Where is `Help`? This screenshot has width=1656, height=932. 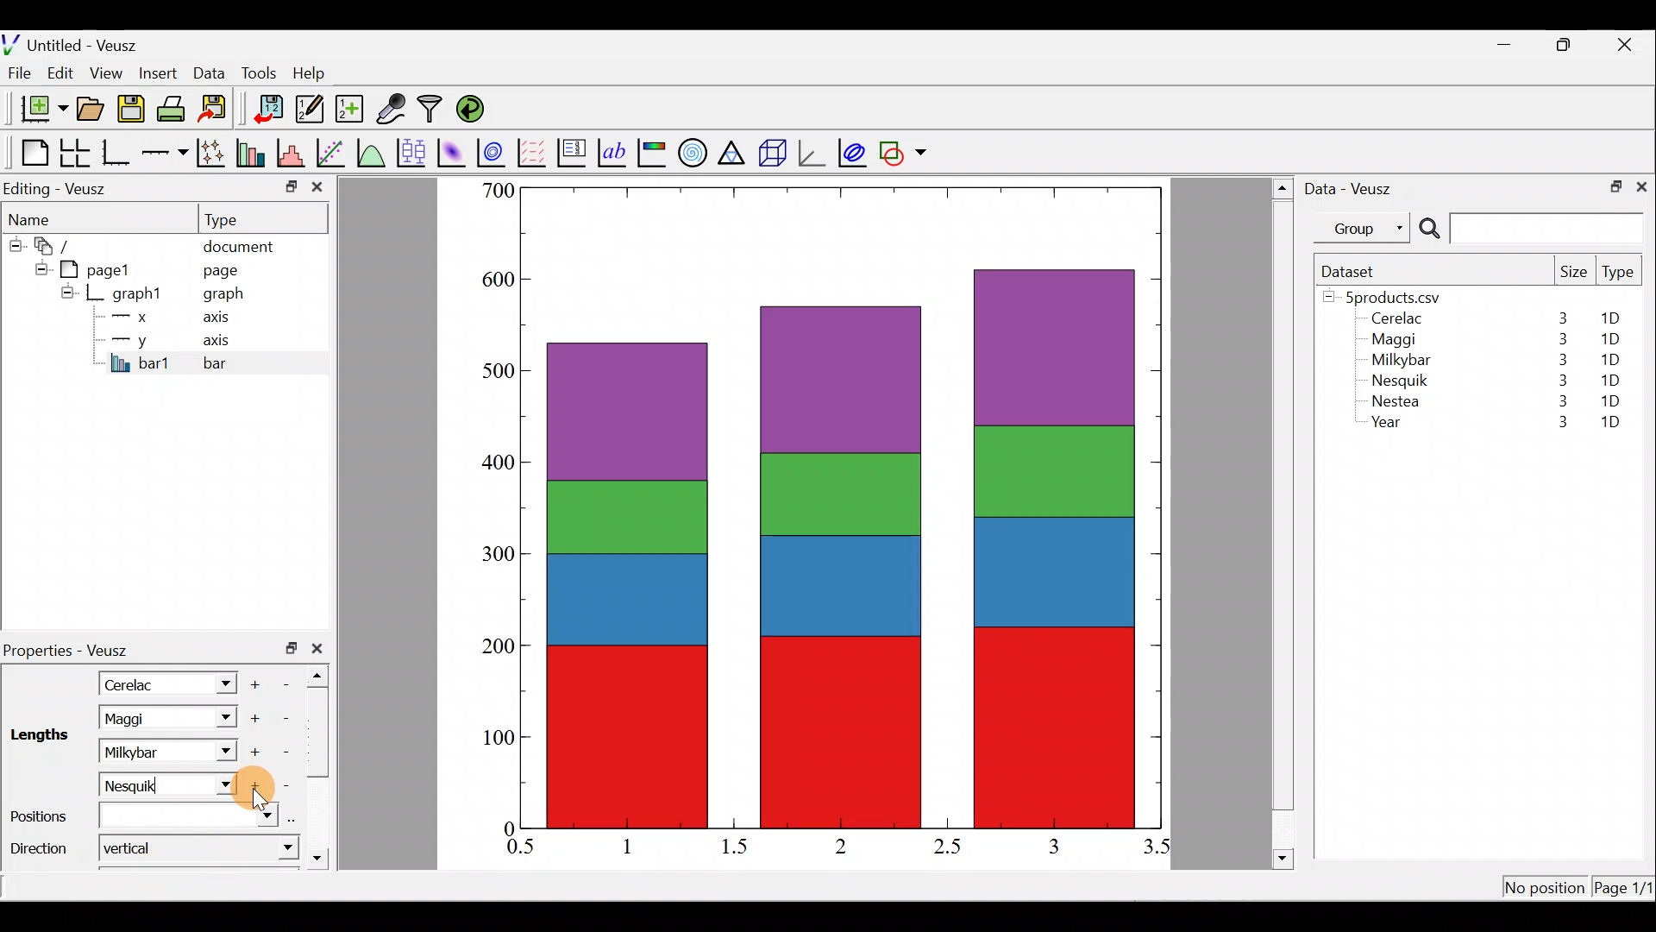
Help is located at coordinates (319, 73).